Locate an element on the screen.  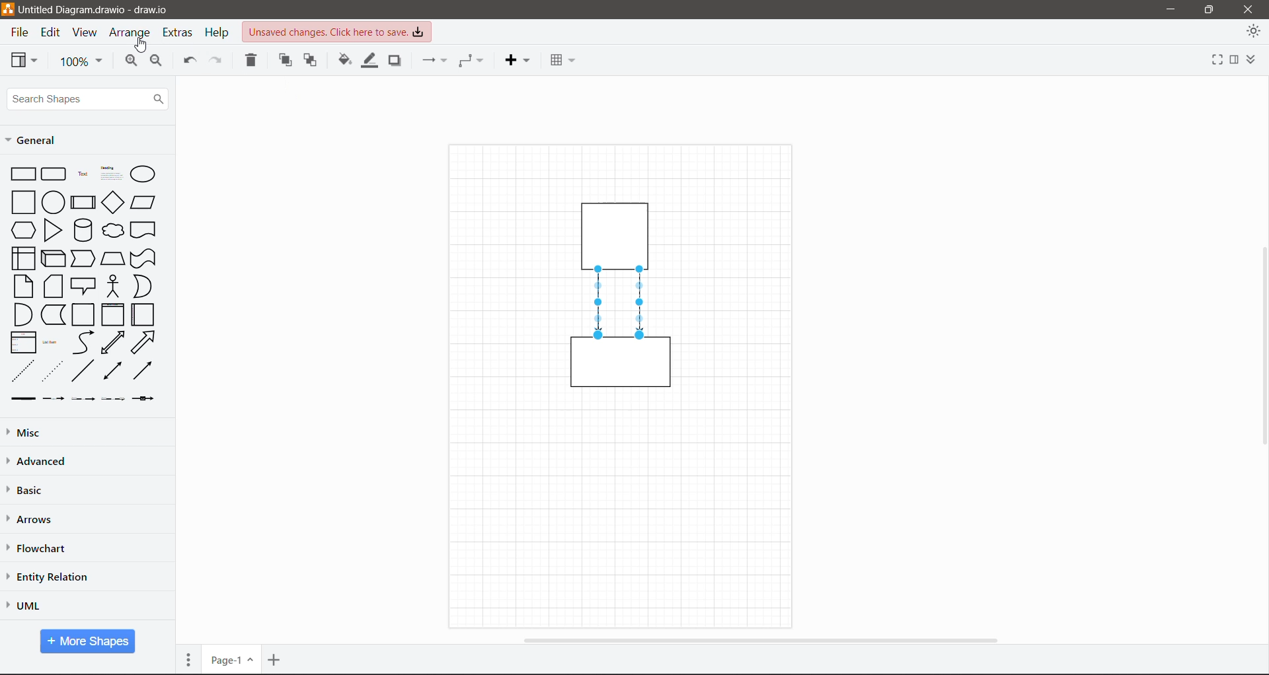
Zoom In is located at coordinates (129, 62).